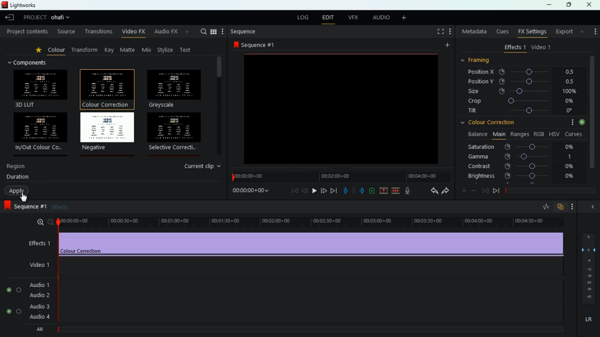  What do you see at coordinates (17, 191) in the screenshot?
I see `apply` at bounding box center [17, 191].